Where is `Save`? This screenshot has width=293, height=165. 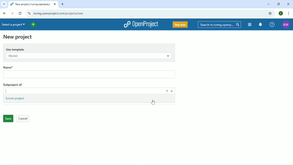
Save is located at coordinates (8, 119).